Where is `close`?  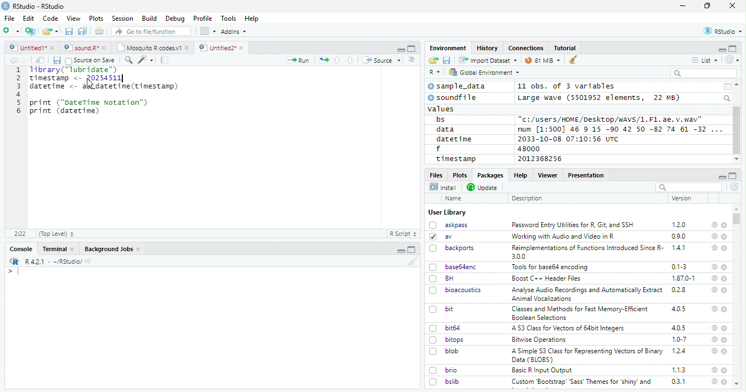
close is located at coordinates (725, 329).